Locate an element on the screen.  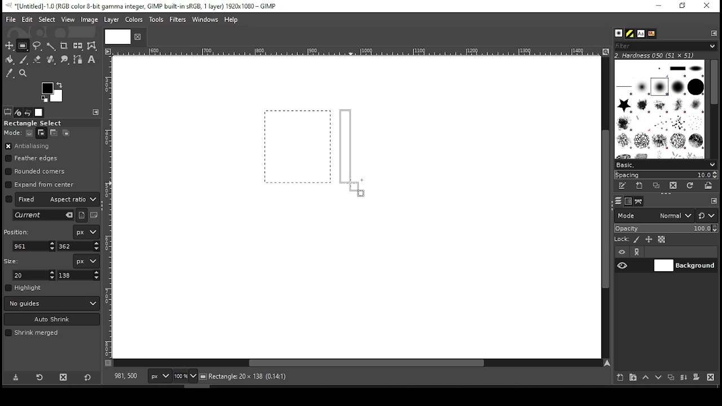
subtract from the current selection is located at coordinates (53, 133).